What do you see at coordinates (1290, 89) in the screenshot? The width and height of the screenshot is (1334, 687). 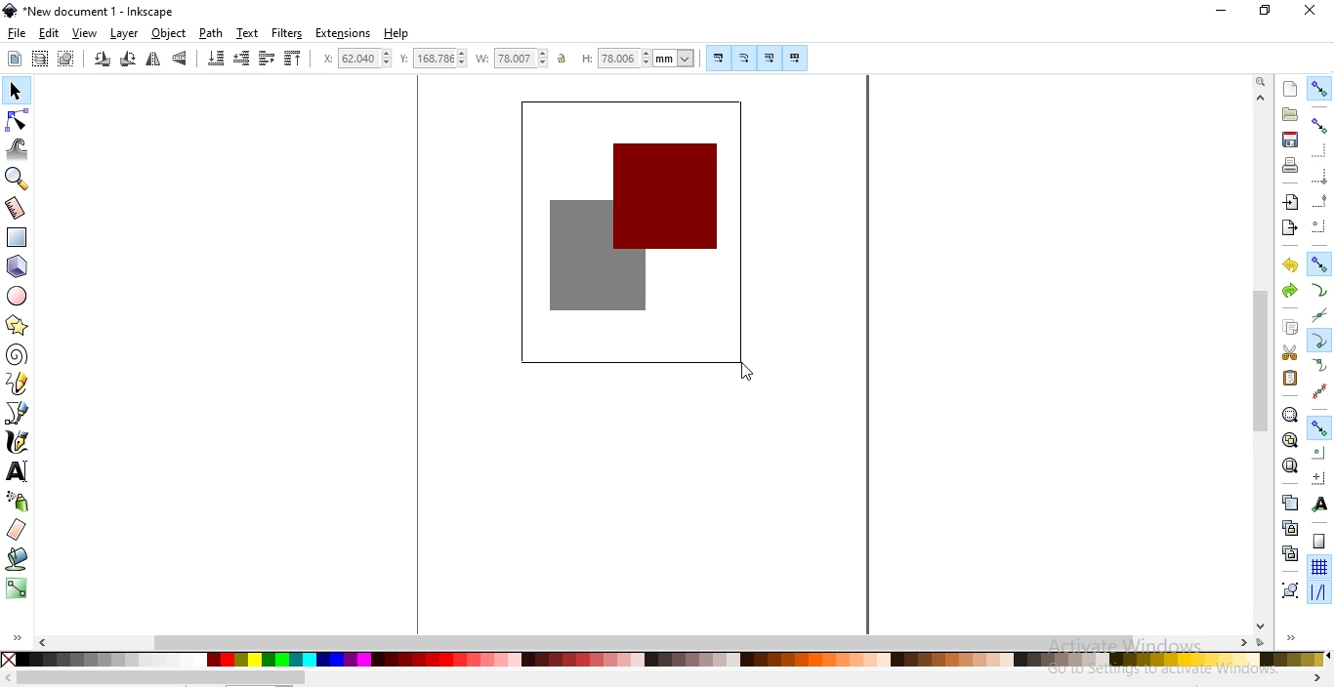 I see `create a document with default background` at bounding box center [1290, 89].